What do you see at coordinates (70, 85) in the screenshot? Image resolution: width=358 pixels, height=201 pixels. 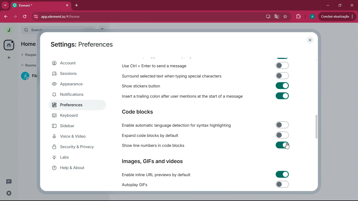 I see `appearance` at bounding box center [70, 85].